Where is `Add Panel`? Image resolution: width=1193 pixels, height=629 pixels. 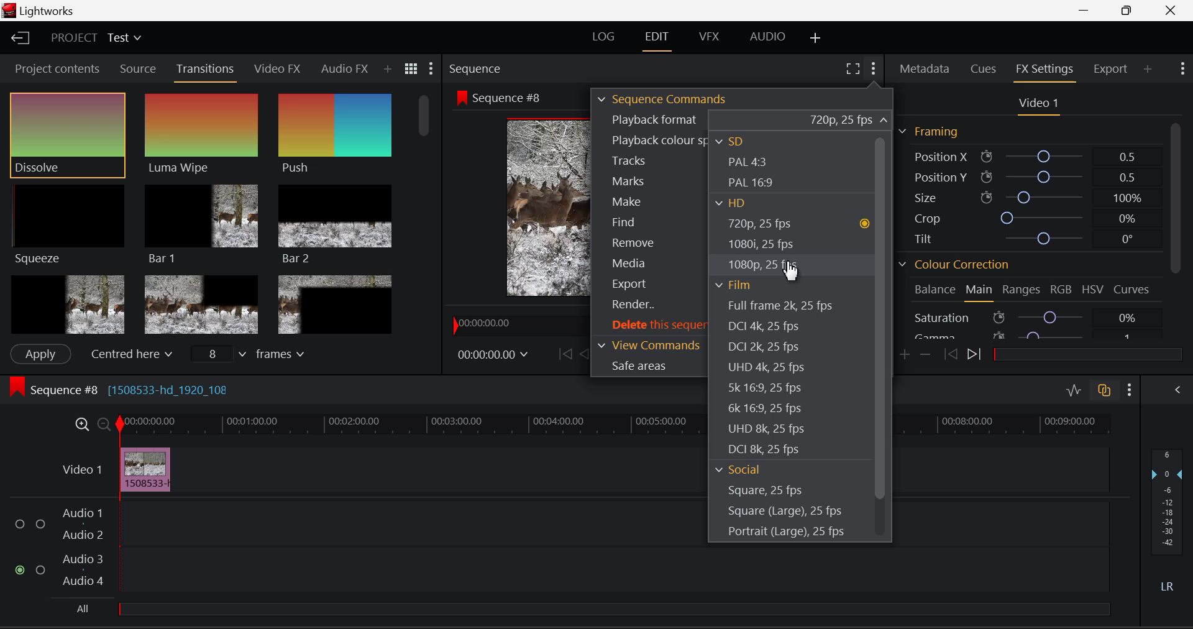 Add Panel is located at coordinates (388, 70).